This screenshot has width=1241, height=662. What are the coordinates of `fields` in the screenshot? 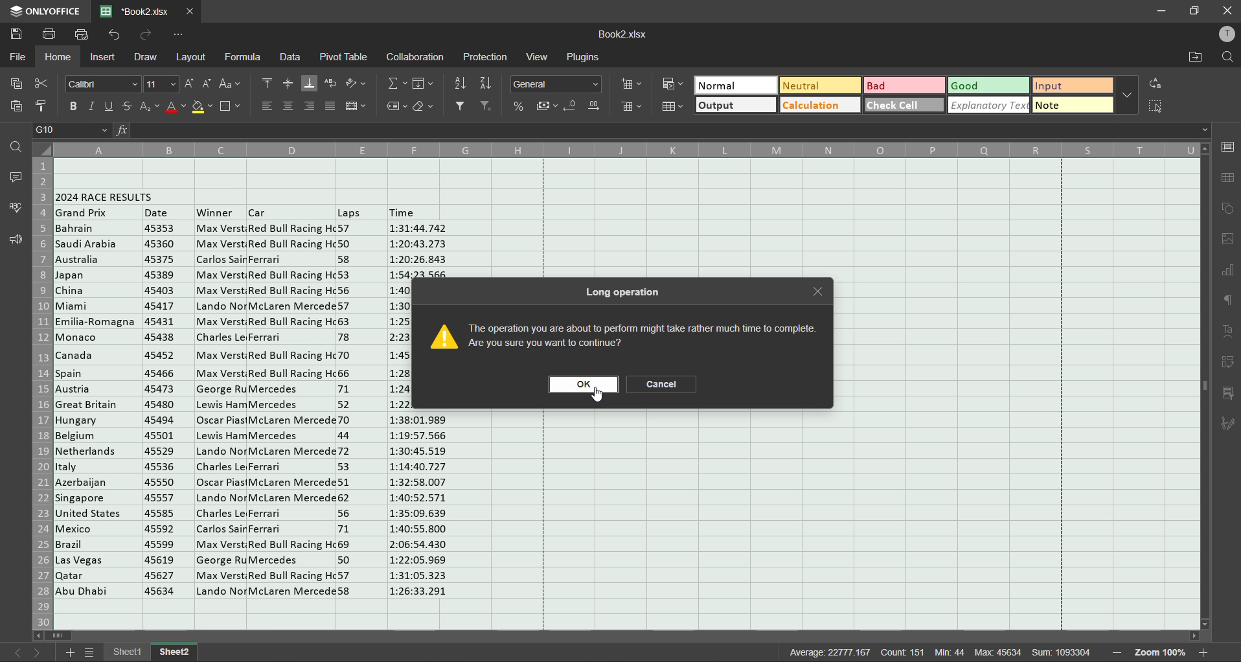 It's located at (423, 84).